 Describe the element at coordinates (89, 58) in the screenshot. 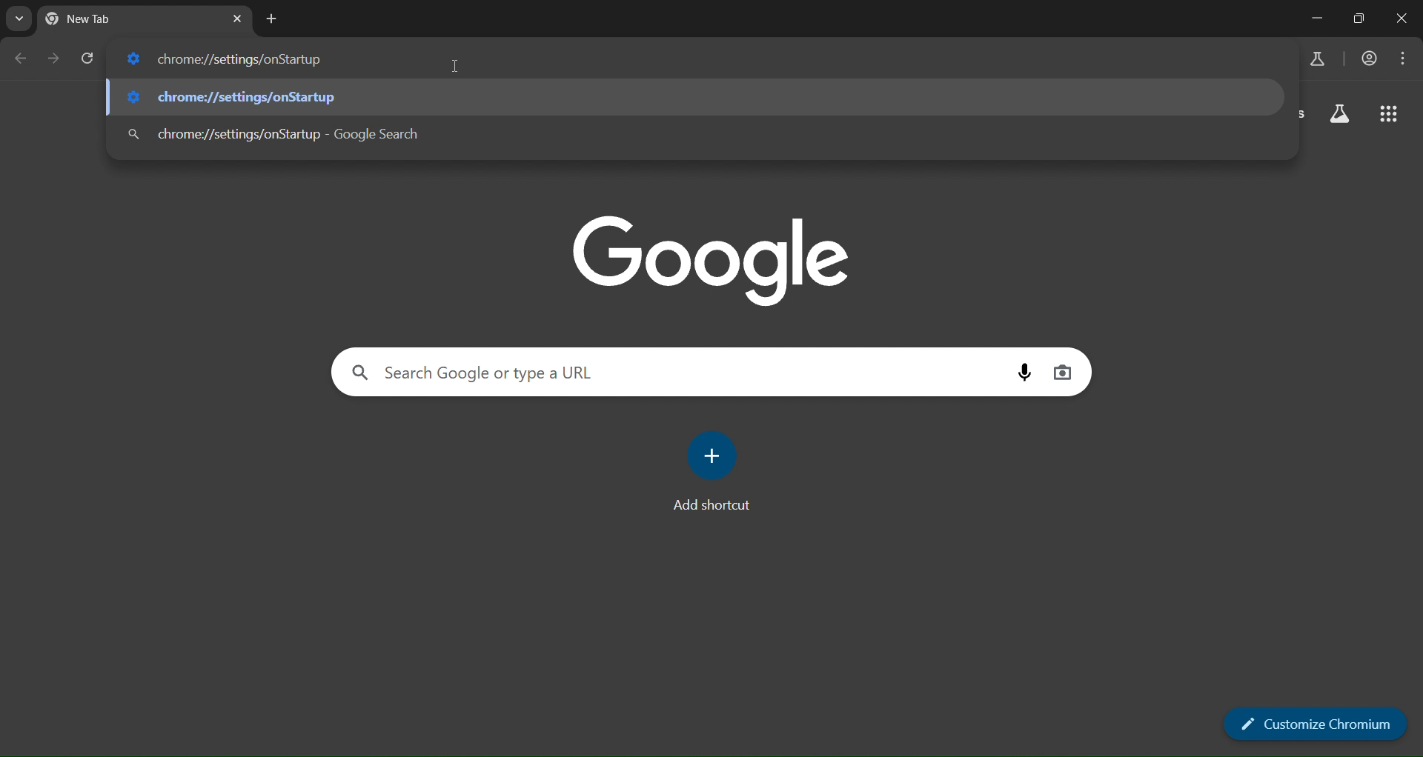

I see `reload page` at that location.